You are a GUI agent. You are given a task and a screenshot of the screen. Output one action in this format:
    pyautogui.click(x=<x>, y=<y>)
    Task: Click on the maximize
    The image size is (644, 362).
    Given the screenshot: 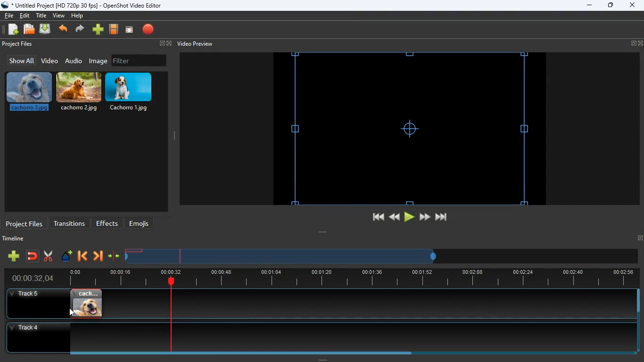 What is the action you would take?
    pyautogui.click(x=611, y=6)
    